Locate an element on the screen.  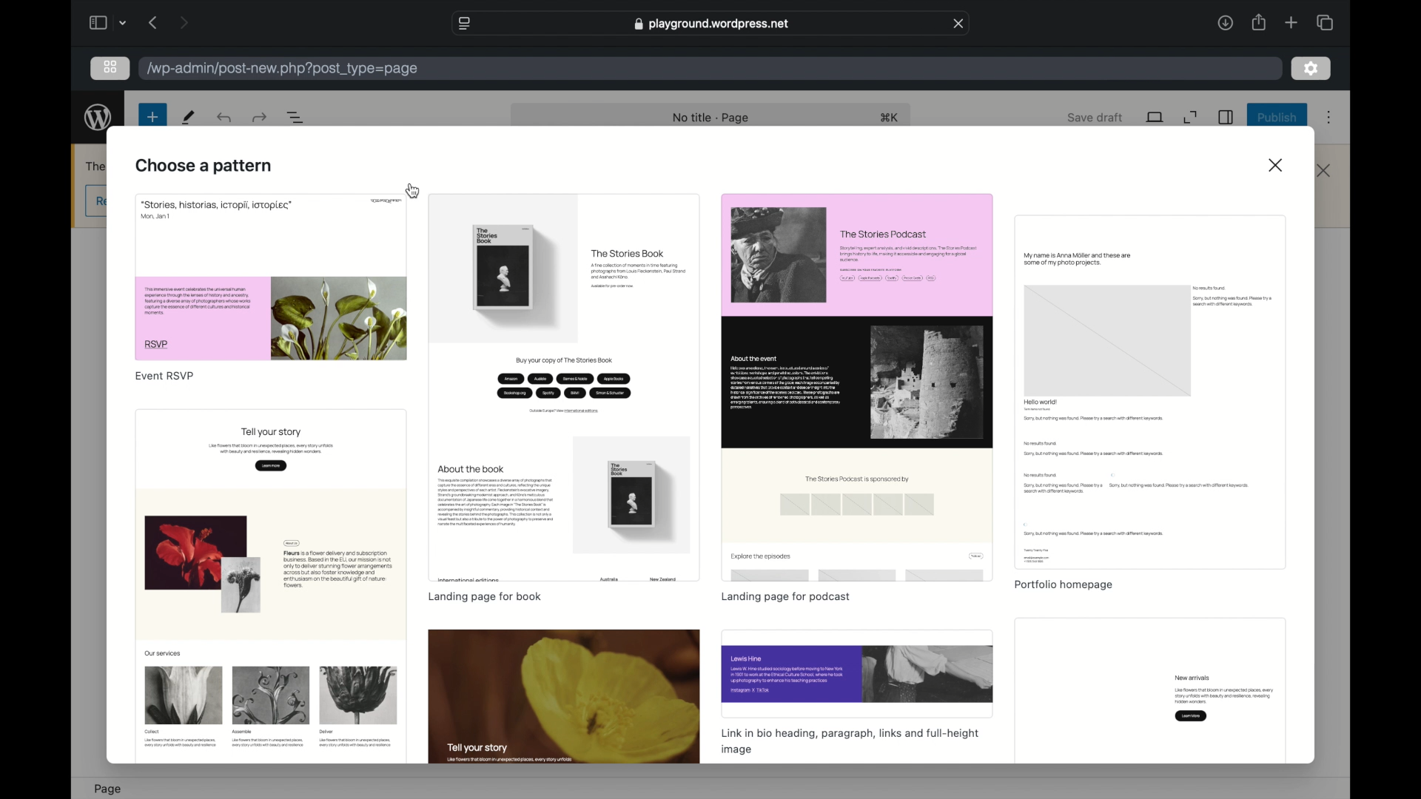
landing page for podcast is located at coordinates (786, 596).